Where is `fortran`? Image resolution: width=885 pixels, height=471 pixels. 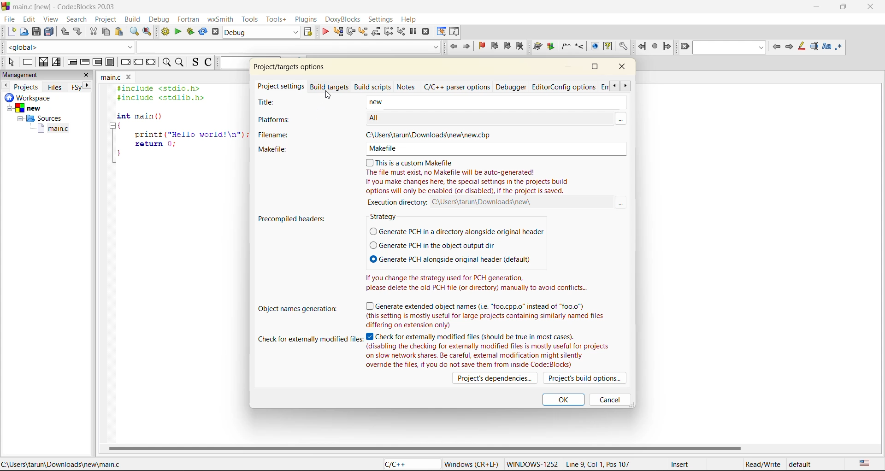 fortran is located at coordinates (189, 18).